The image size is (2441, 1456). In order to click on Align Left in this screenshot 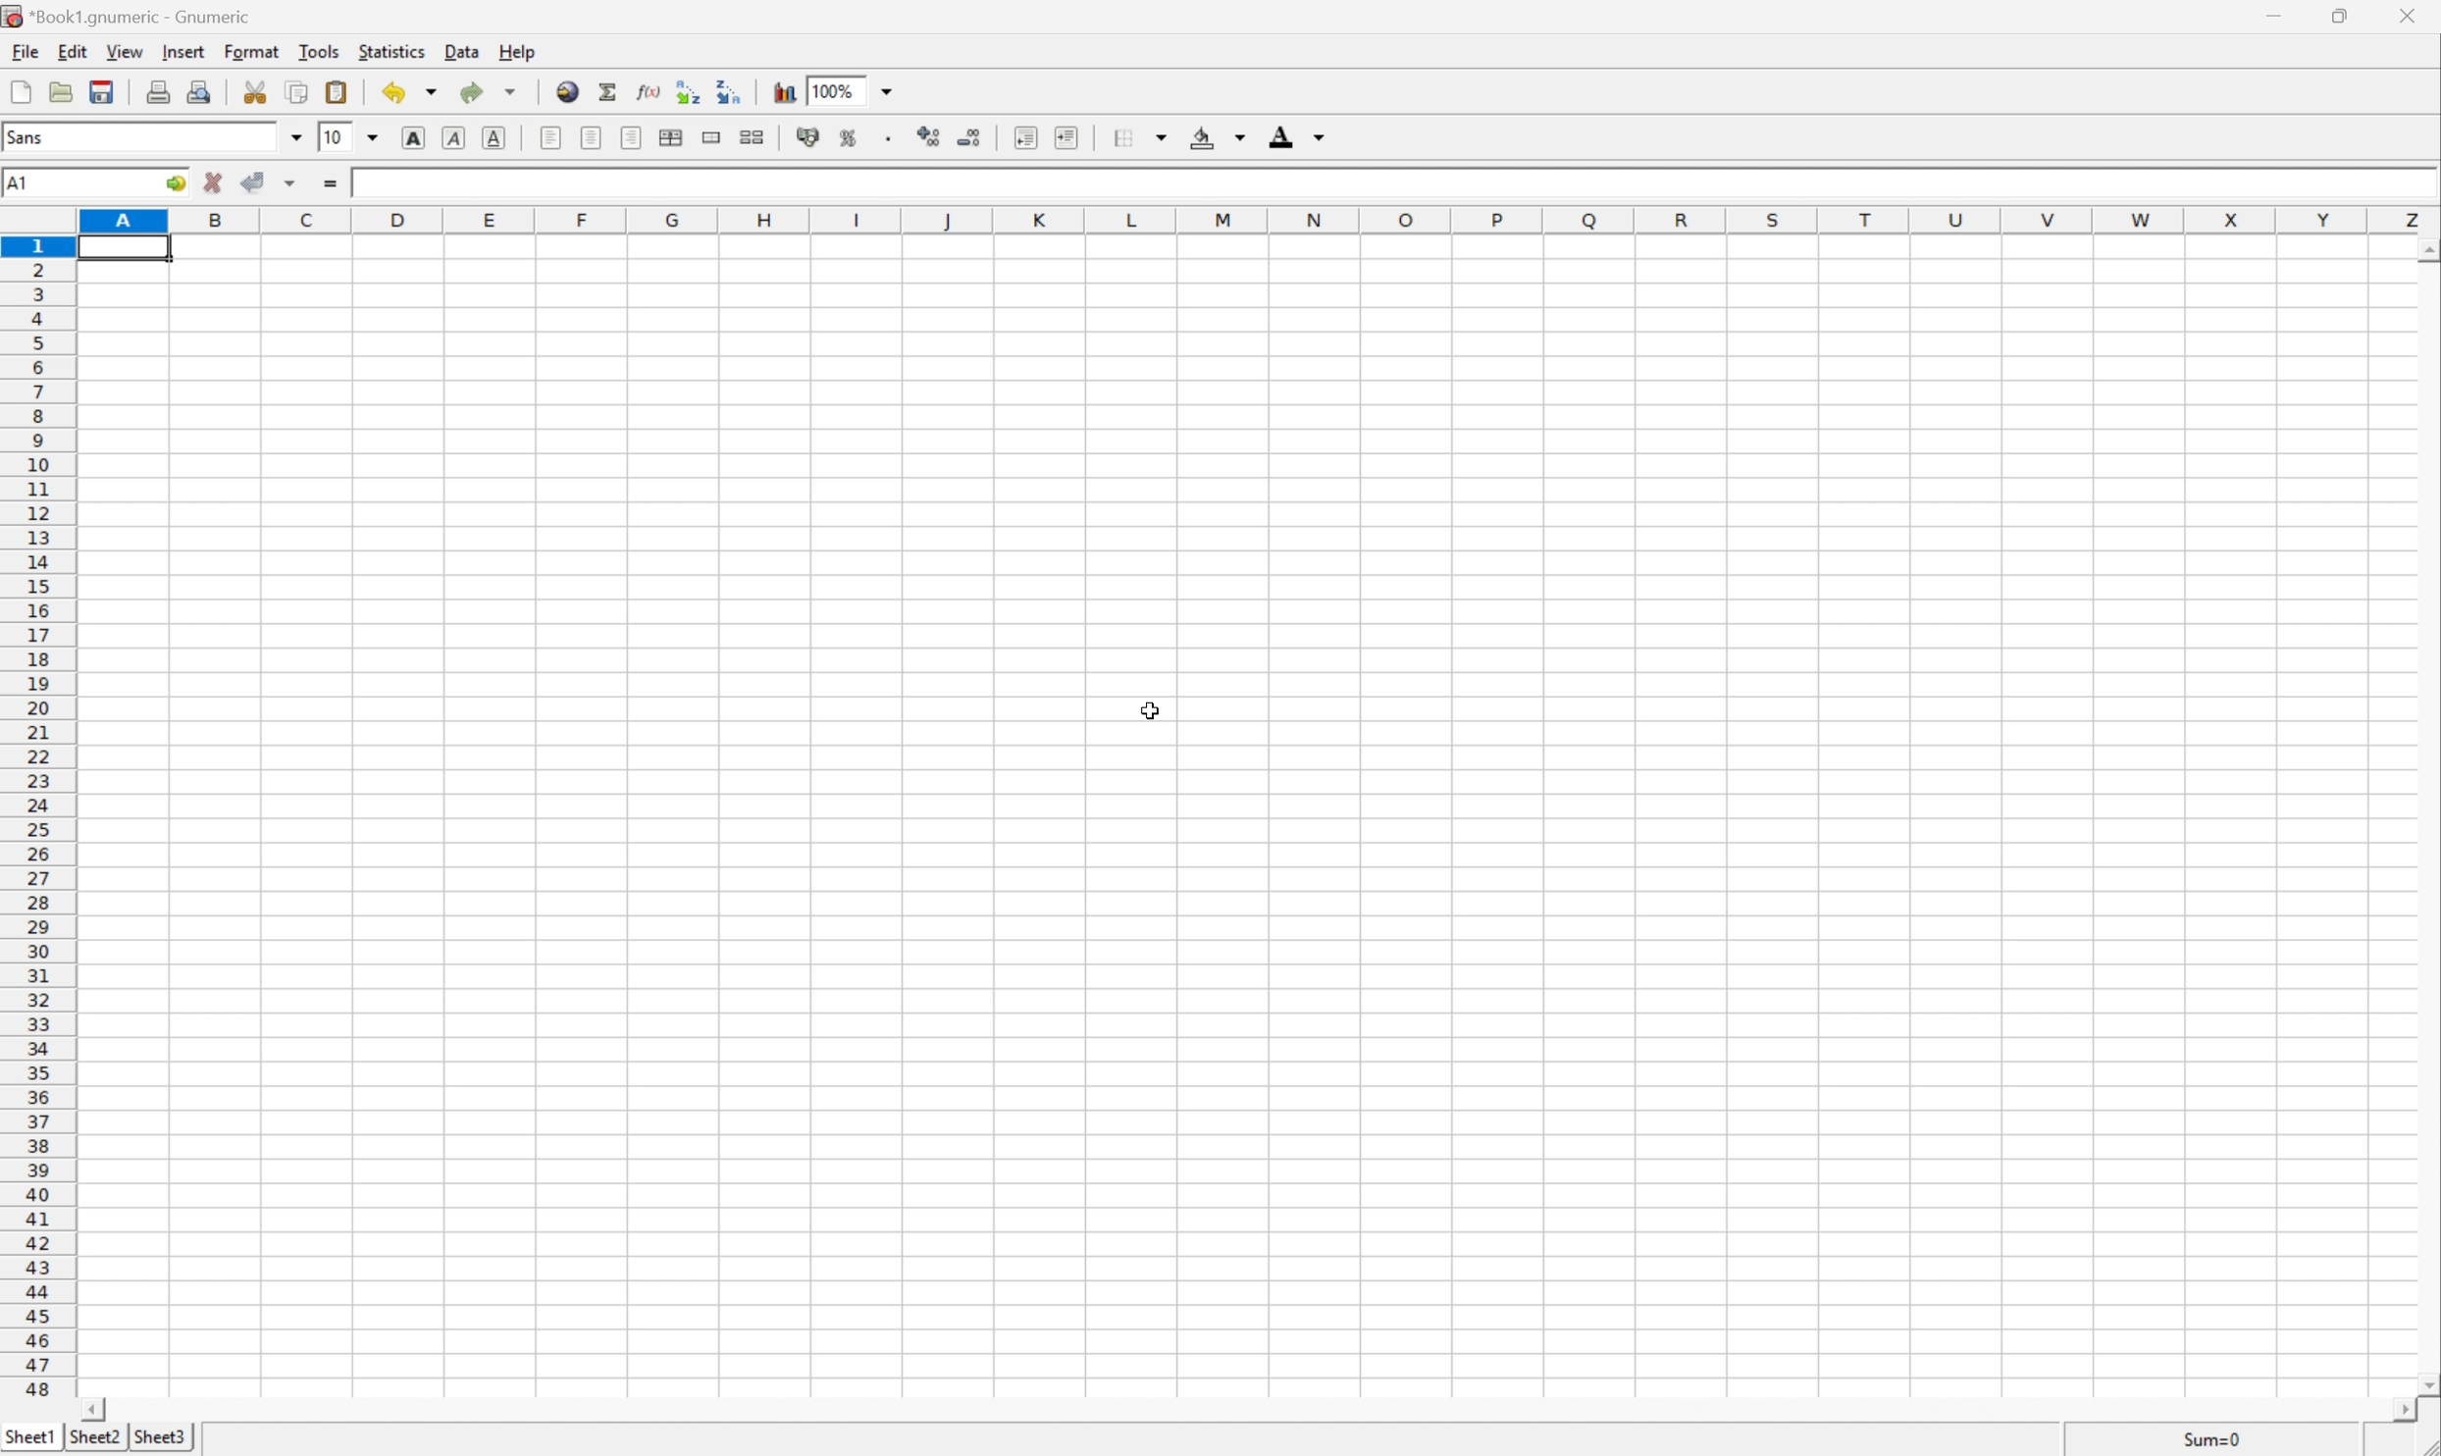, I will do `click(549, 139)`.